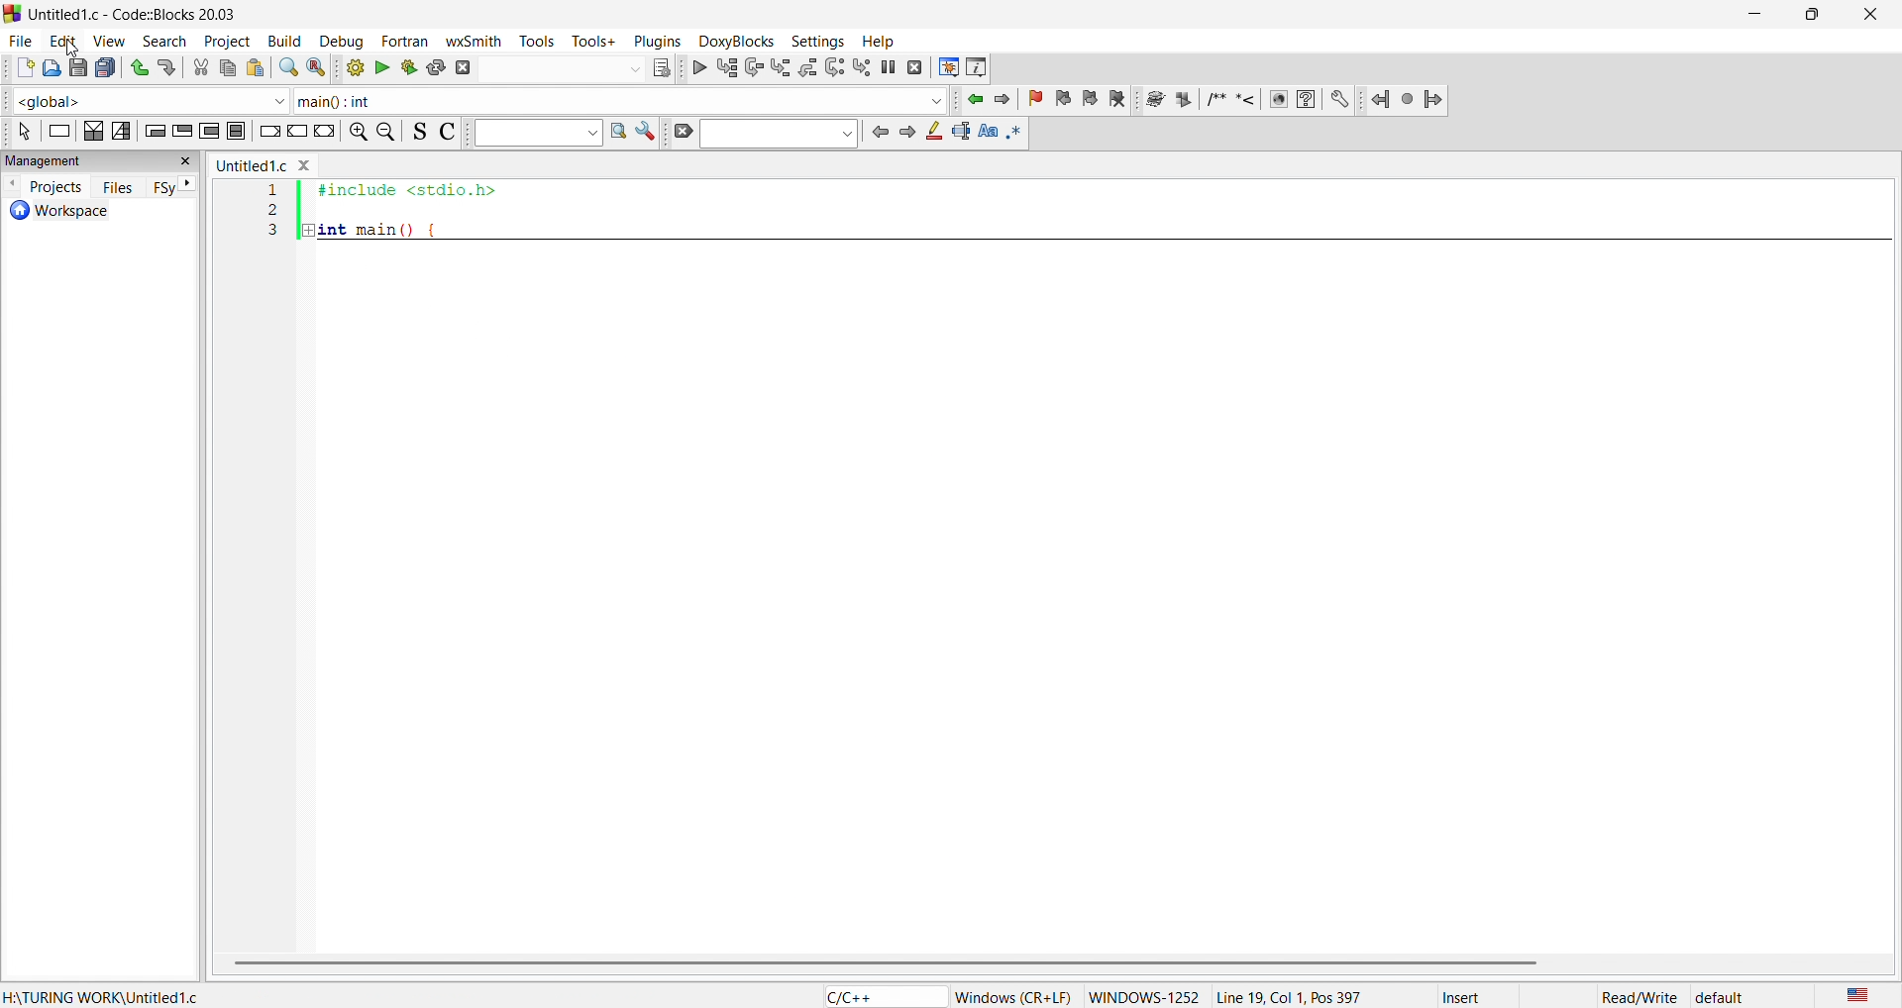 This screenshot has width=1902, height=1008. What do you see at coordinates (119, 186) in the screenshot?
I see `files tab` at bounding box center [119, 186].